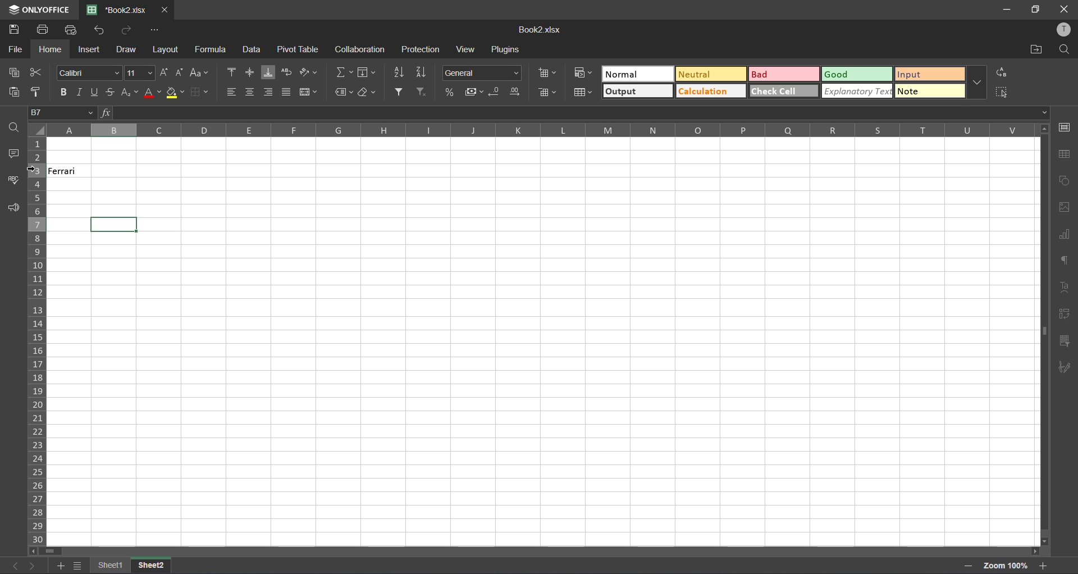 The image size is (1078, 574). I want to click on font color, so click(153, 92).